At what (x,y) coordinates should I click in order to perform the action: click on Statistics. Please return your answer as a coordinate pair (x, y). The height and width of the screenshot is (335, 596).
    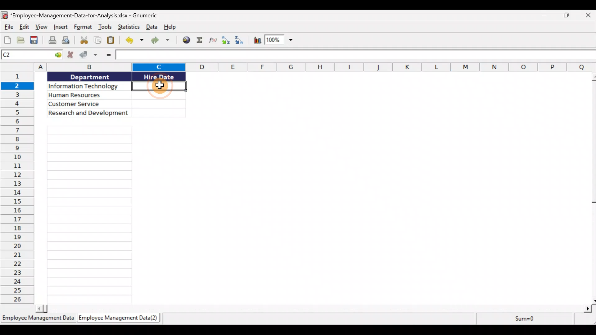
    Looking at the image, I should click on (128, 27).